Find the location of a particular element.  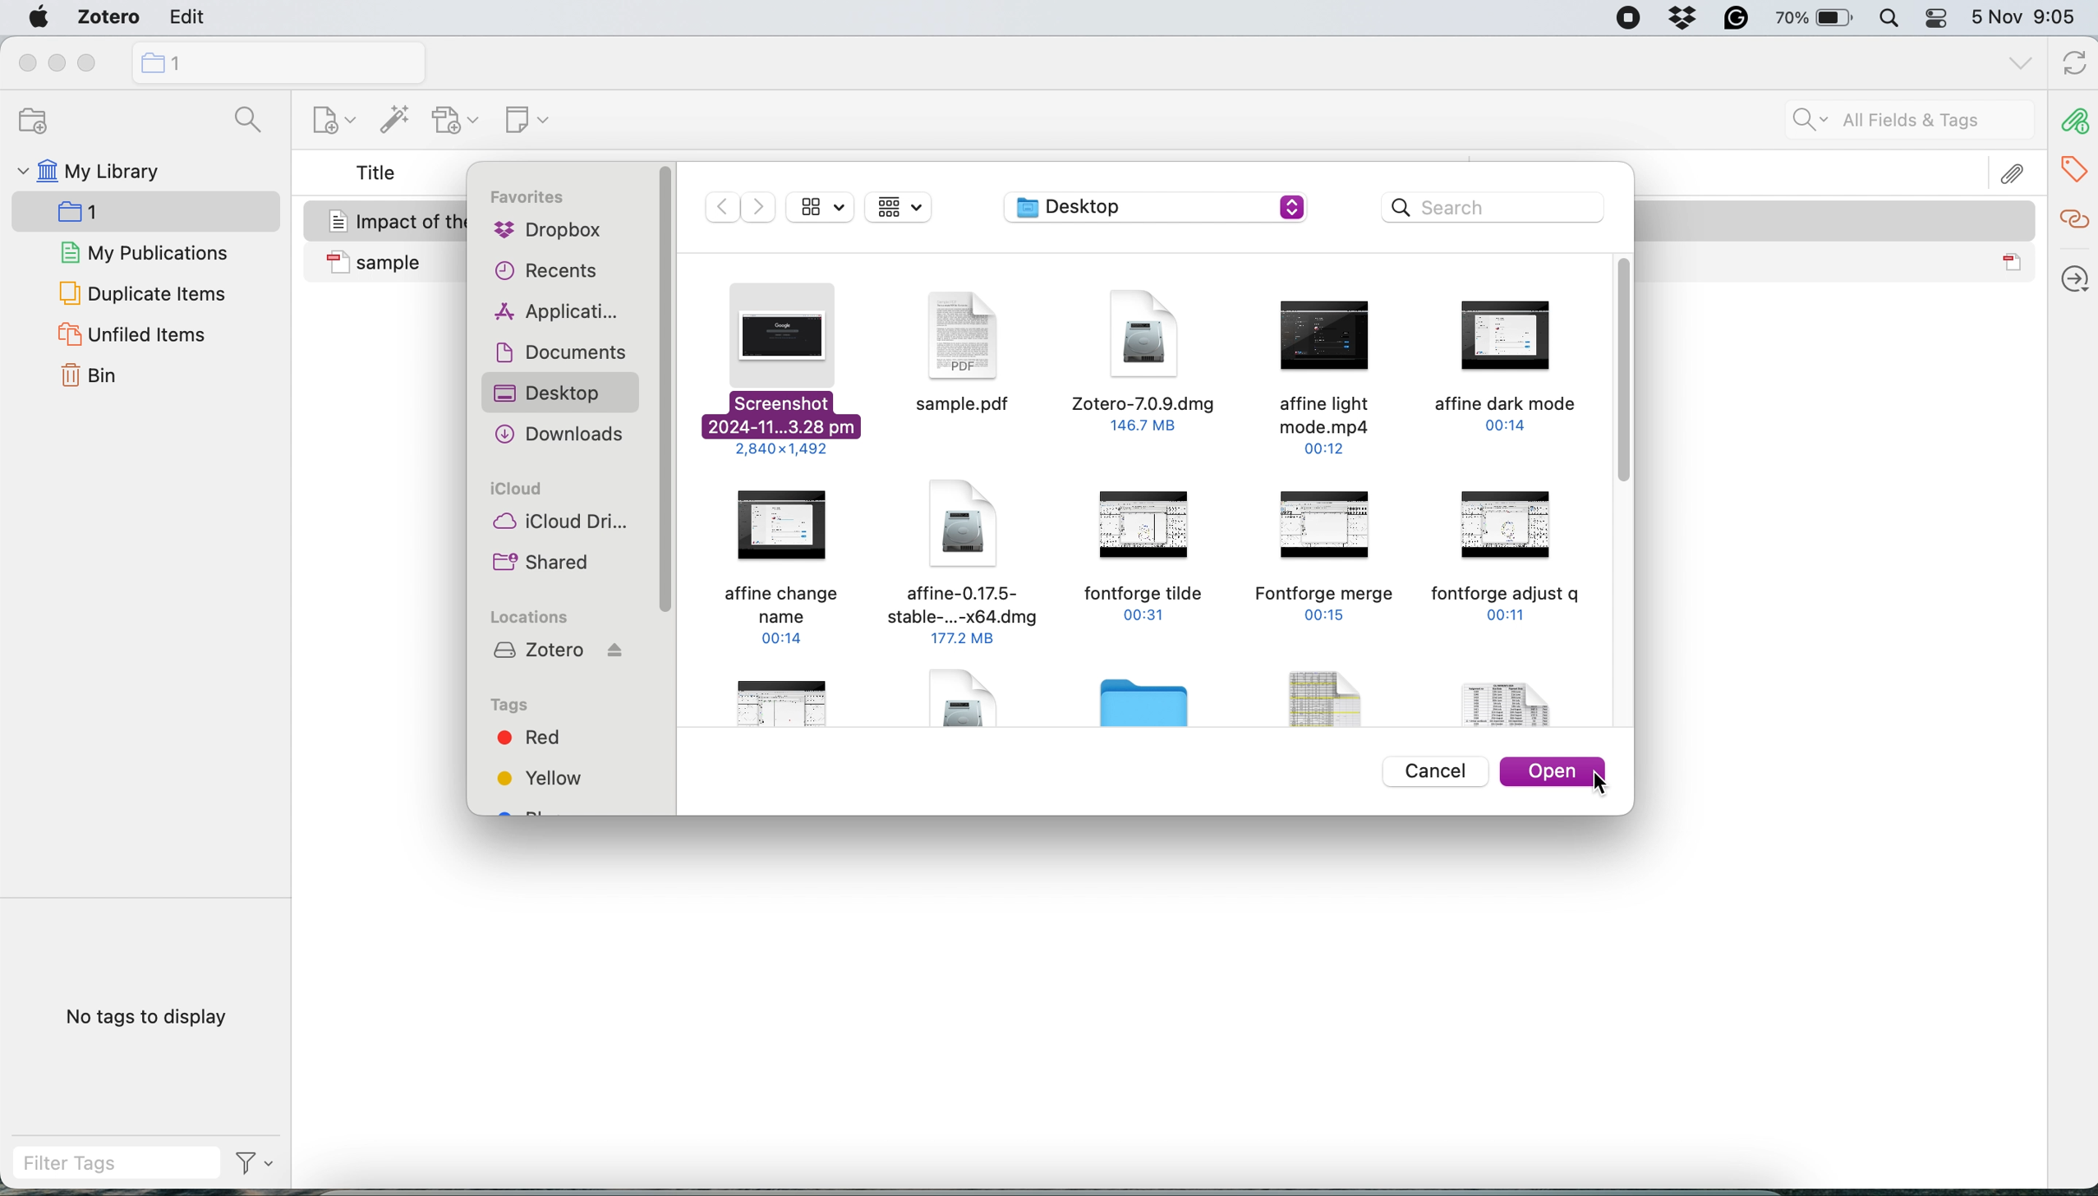

duplicate items is located at coordinates (142, 292).